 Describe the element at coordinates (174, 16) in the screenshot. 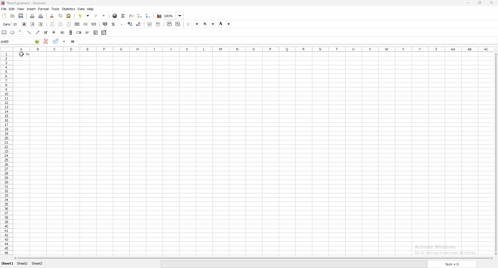

I see `zoom` at that location.